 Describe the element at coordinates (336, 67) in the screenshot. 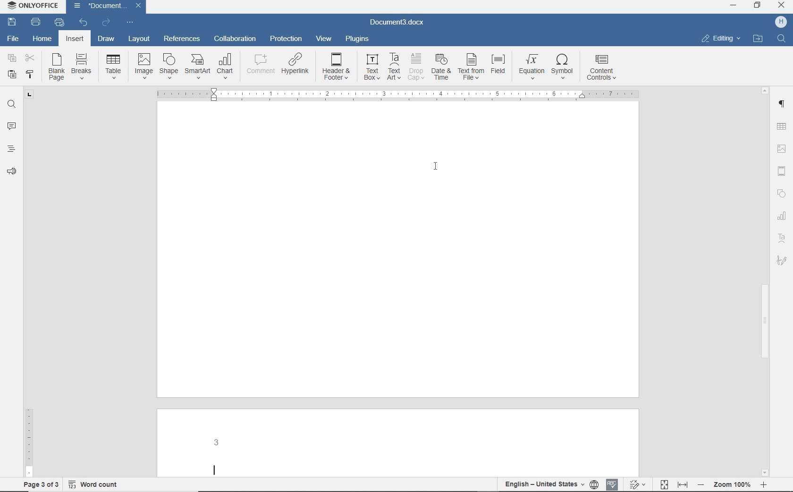

I see `HEADER & FOOTER` at that location.